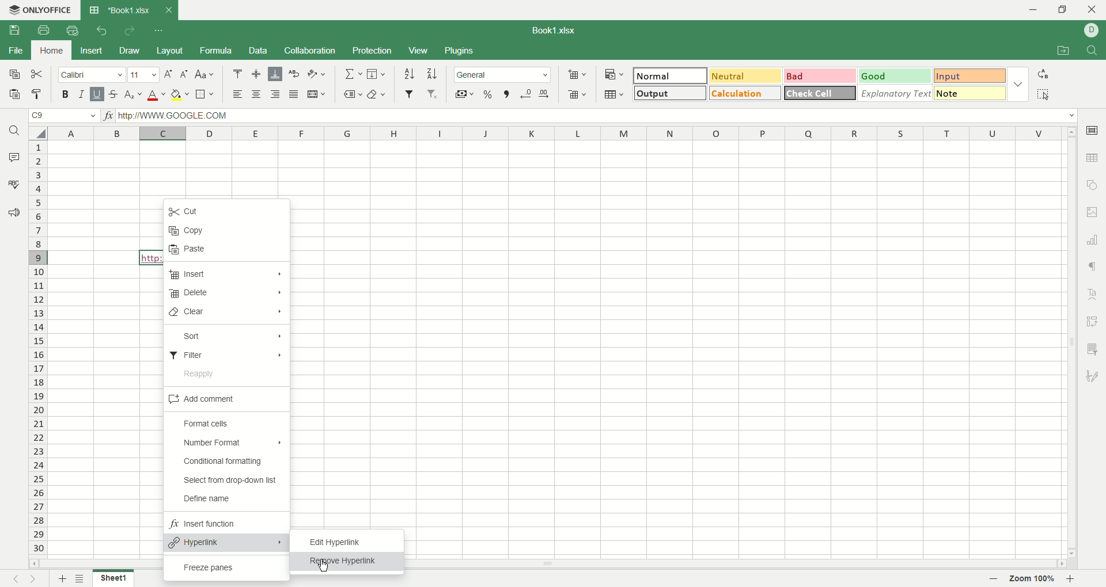 This screenshot has height=587, width=1106. I want to click on print, so click(41, 30).